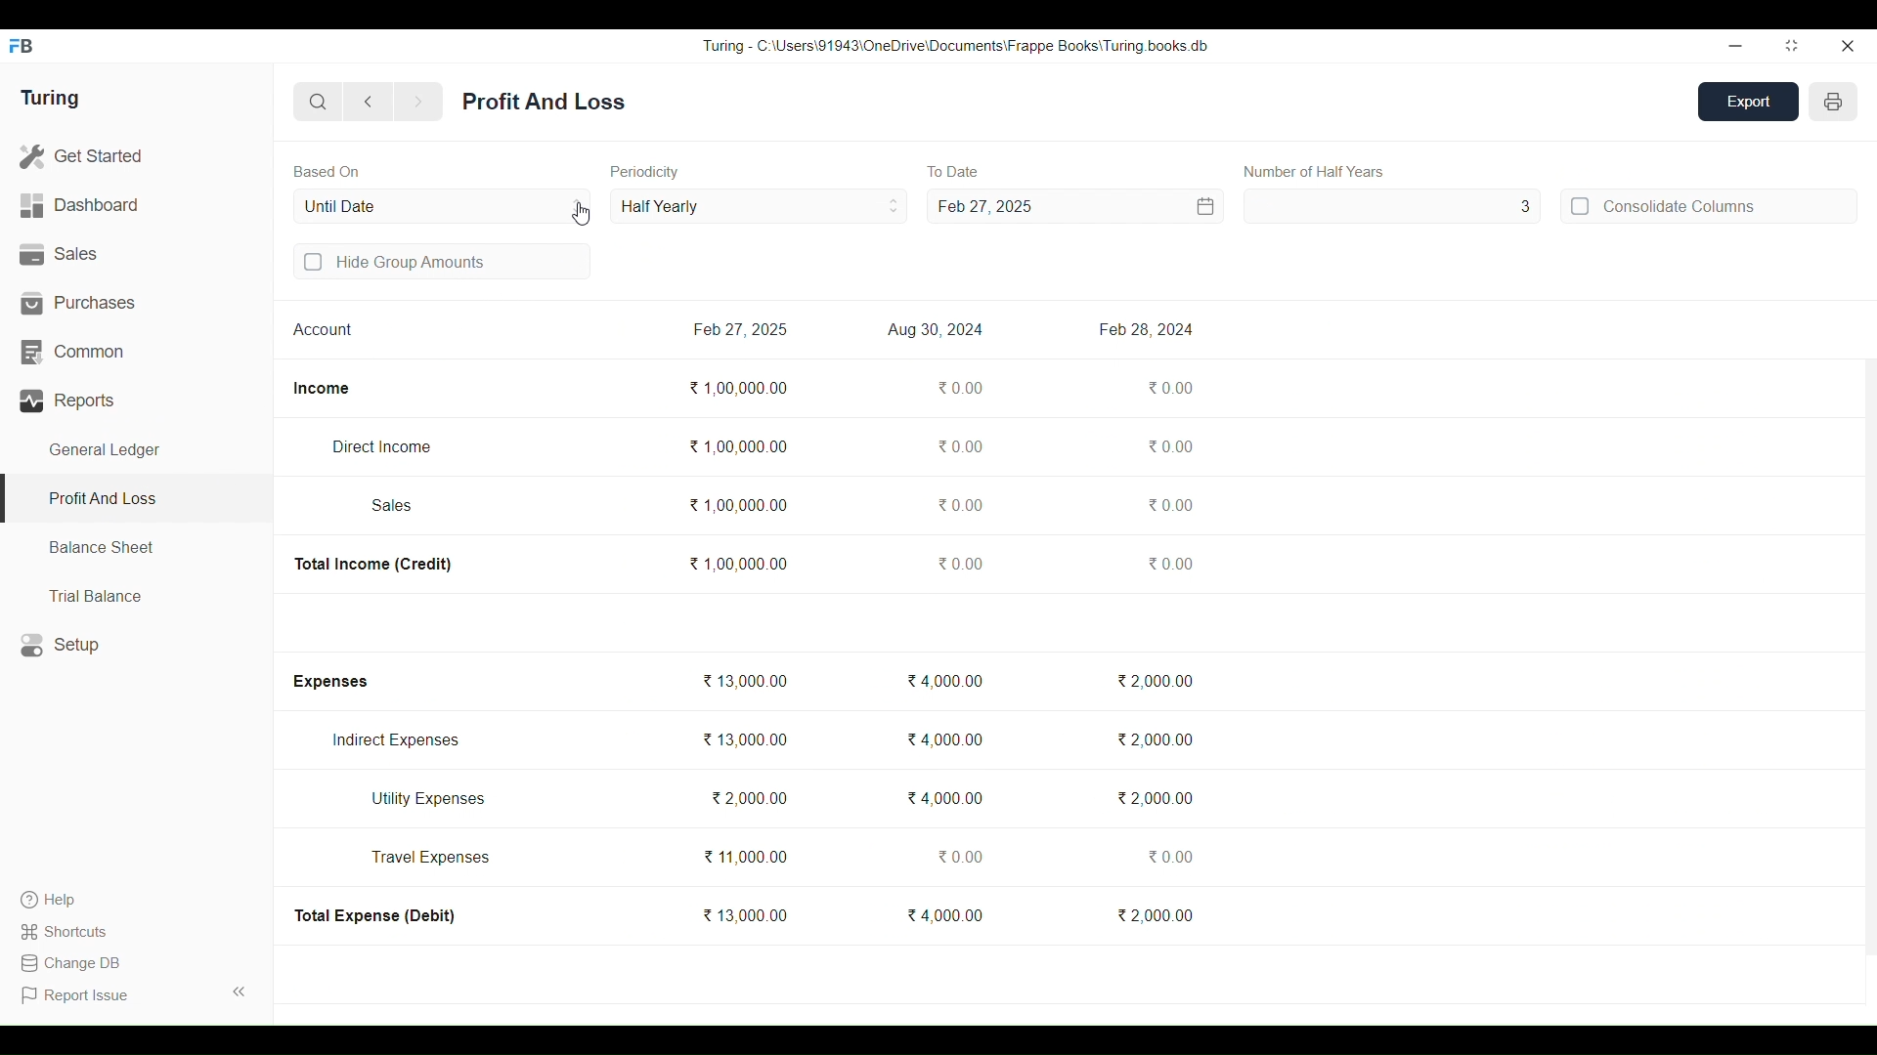 The width and height of the screenshot is (1877, 1055). What do you see at coordinates (431, 857) in the screenshot?
I see `Travel Expenses` at bounding box center [431, 857].